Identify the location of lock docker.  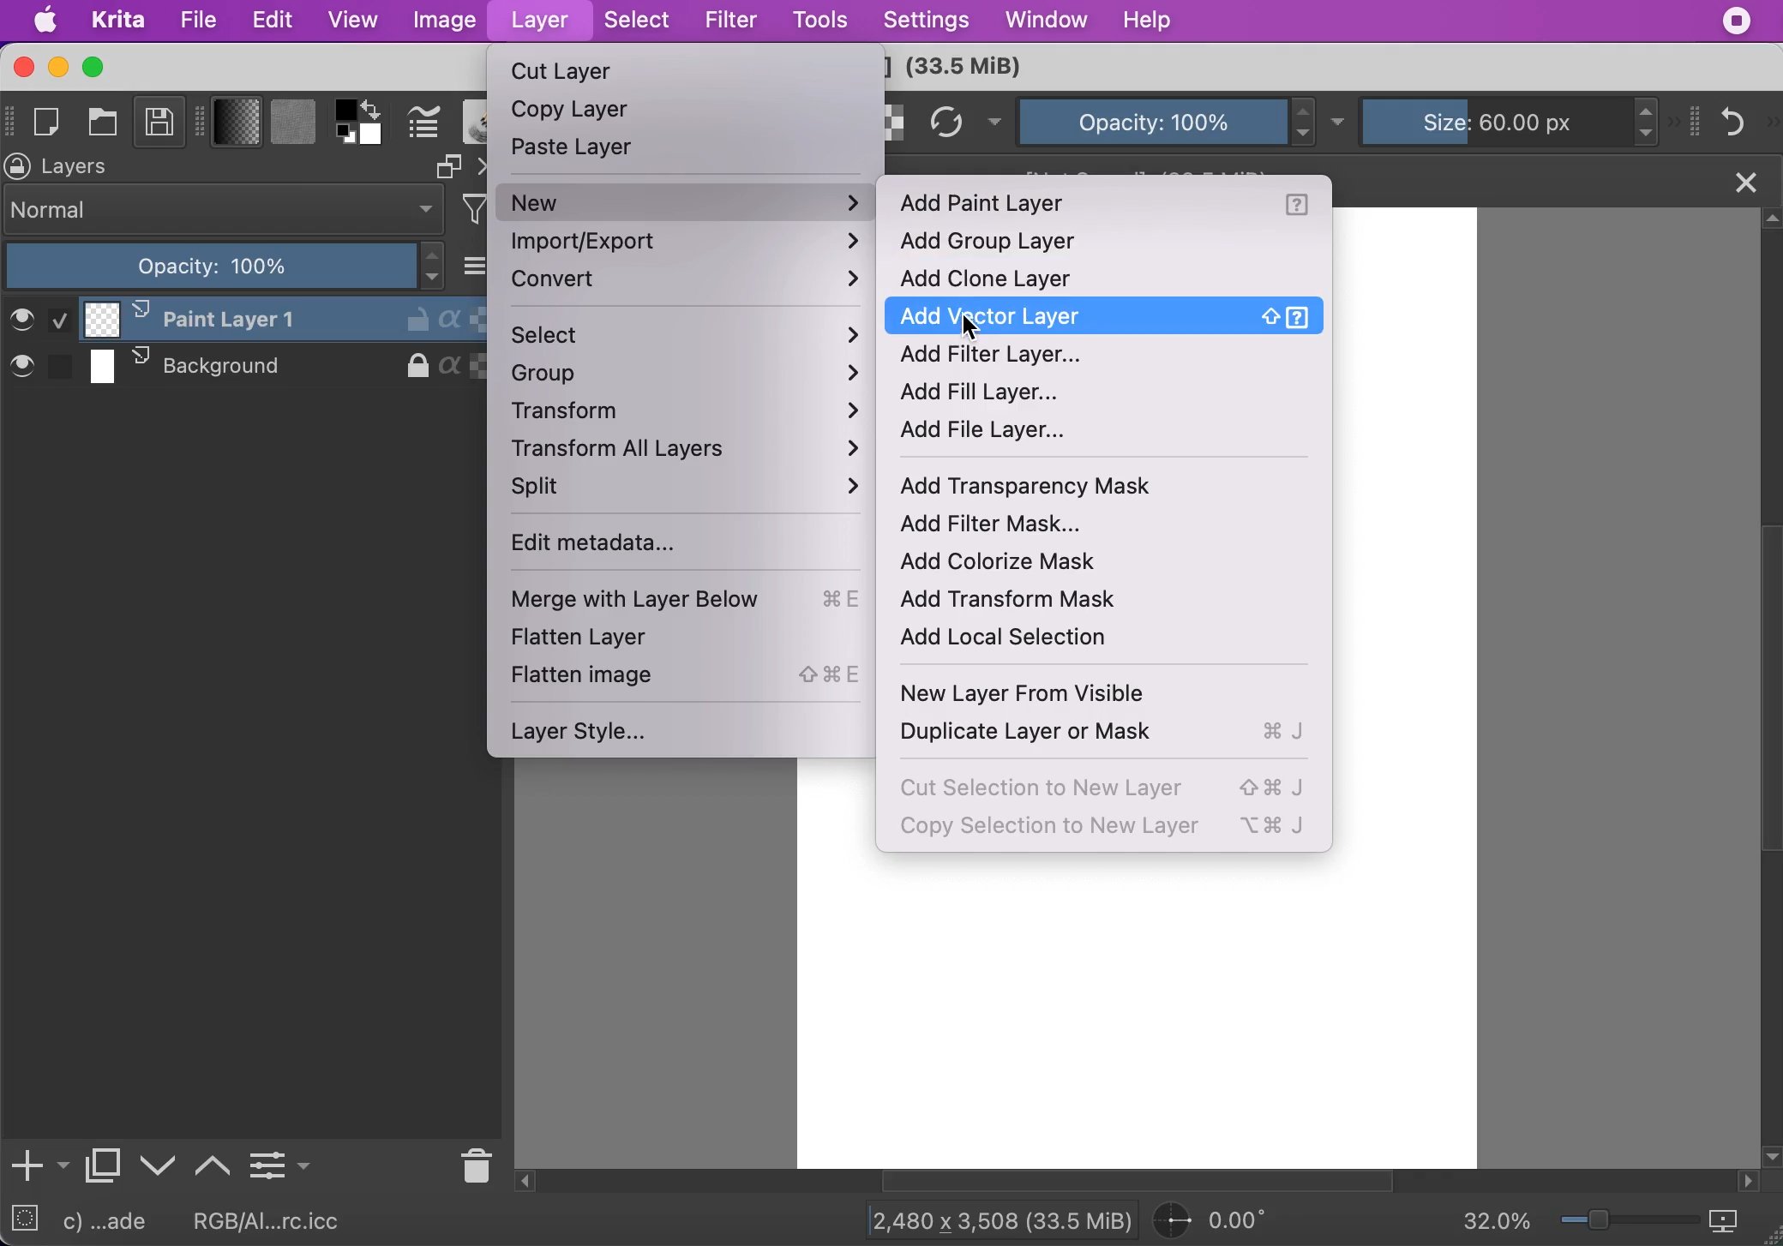
(19, 166).